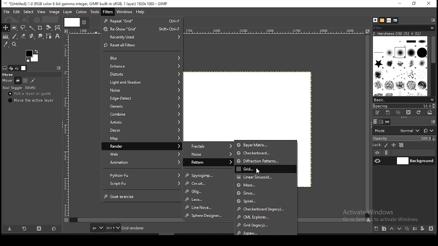 The width and height of the screenshot is (438, 246). I want to click on images, so click(24, 68).